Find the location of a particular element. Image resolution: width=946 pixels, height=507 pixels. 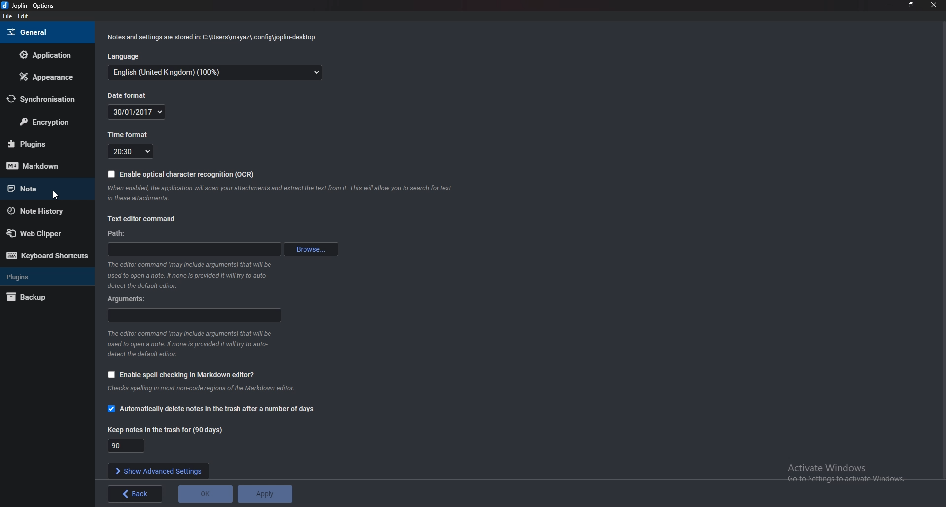

Note history is located at coordinates (40, 211).